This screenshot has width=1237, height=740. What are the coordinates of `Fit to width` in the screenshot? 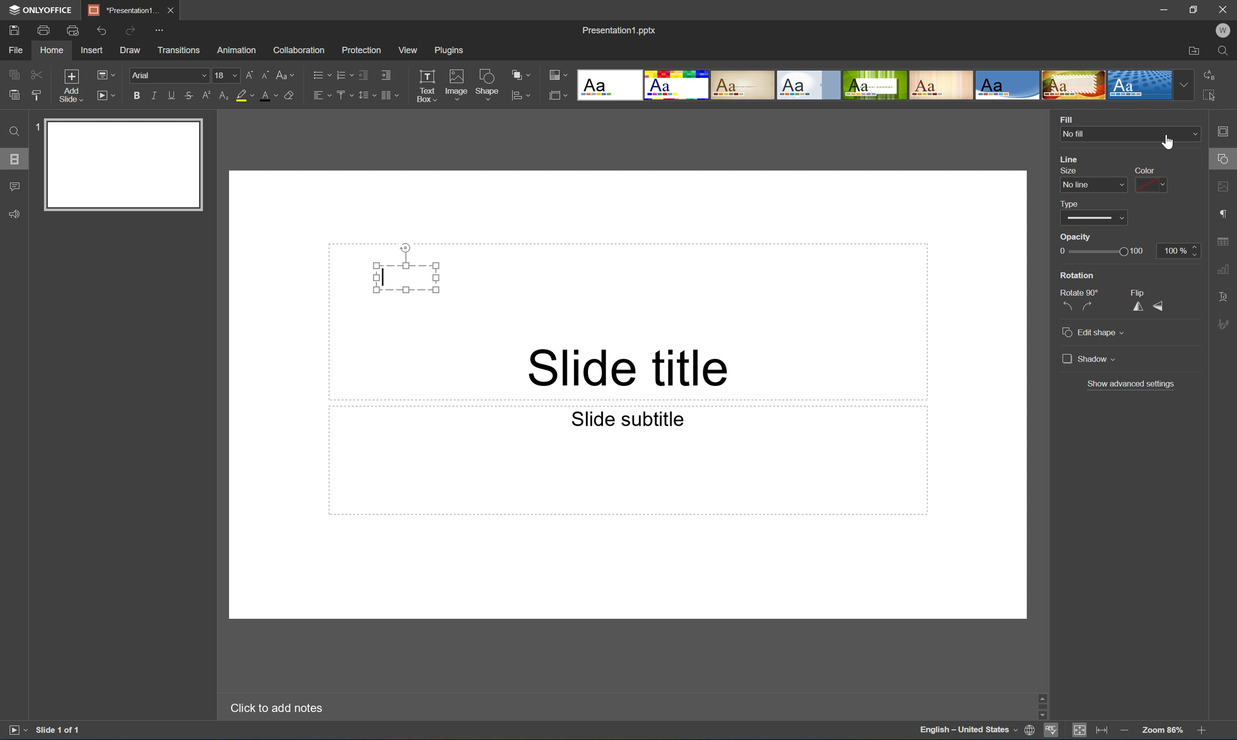 It's located at (1102, 732).